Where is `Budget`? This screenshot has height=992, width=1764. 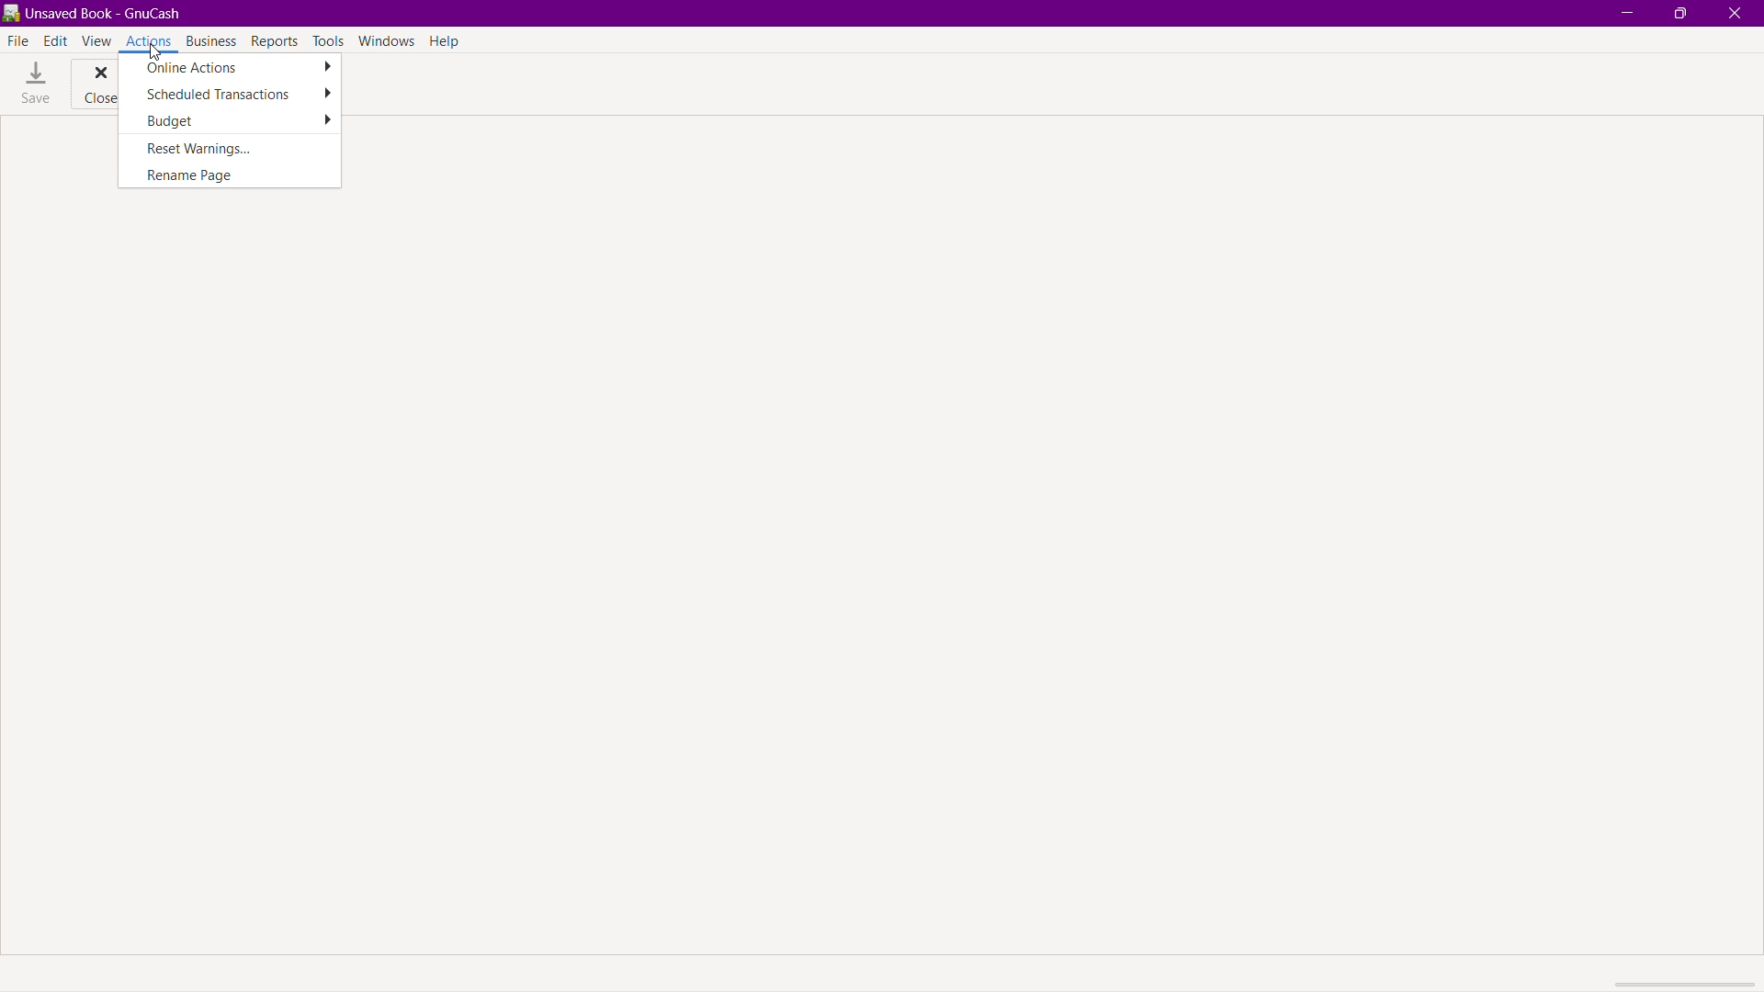 Budget is located at coordinates (240, 122).